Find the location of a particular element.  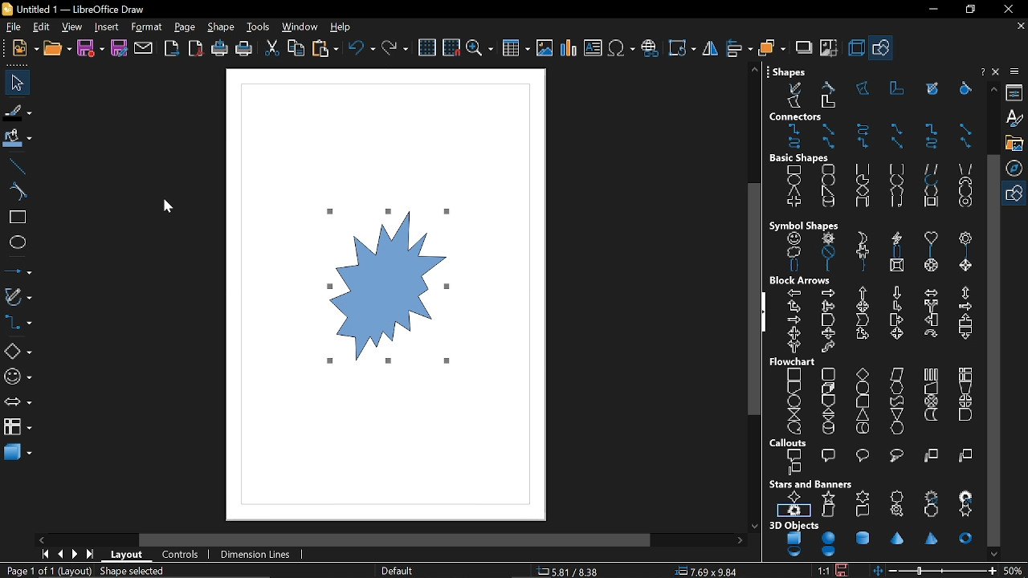

select is located at coordinates (14, 83).